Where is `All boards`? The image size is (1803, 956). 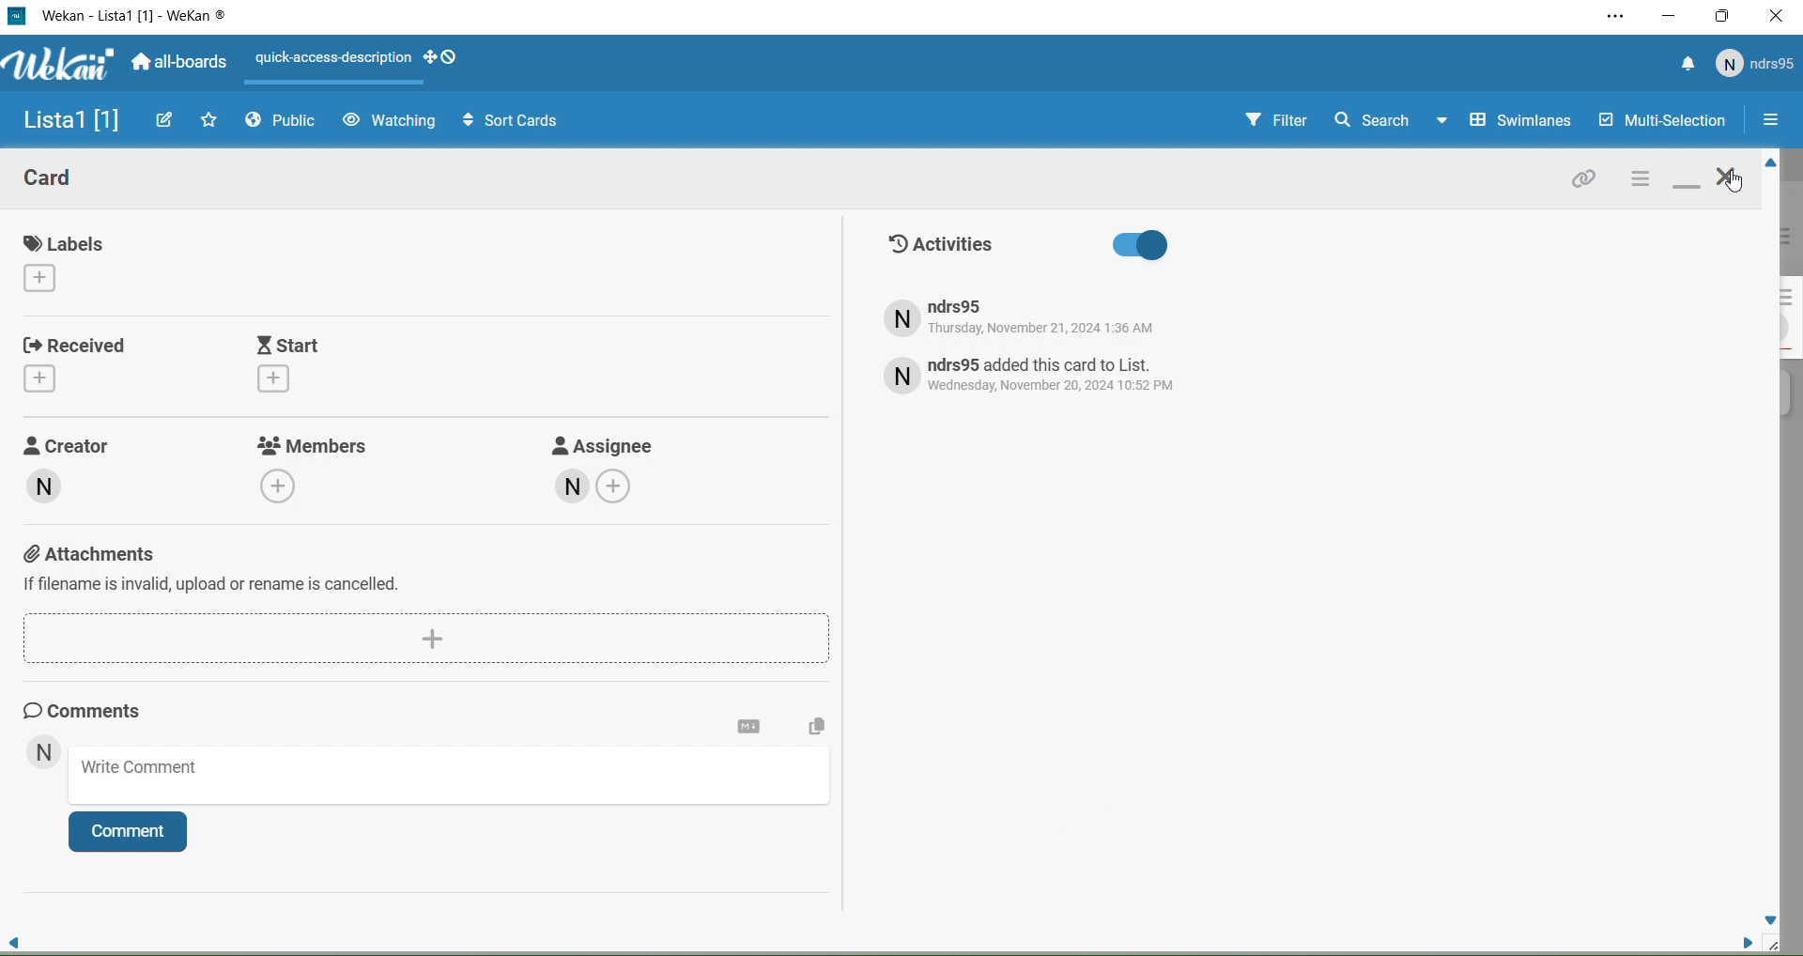
All boards is located at coordinates (181, 64).